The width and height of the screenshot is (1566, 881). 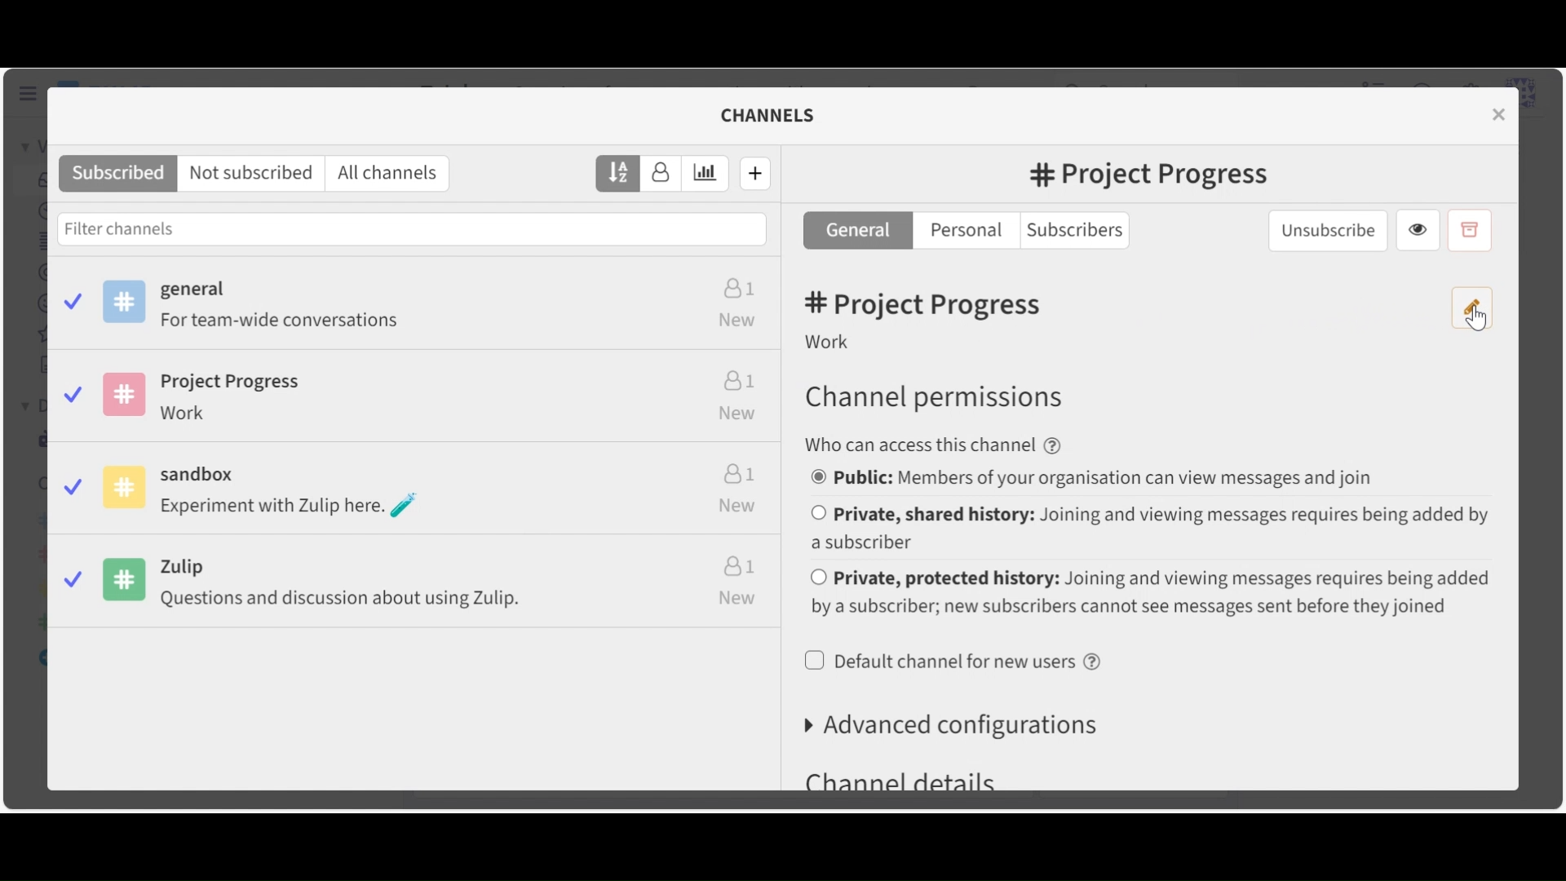 What do you see at coordinates (1152, 594) in the screenshot?
I see `(un)select Private, protected history` at bounding box center [1152, 594].